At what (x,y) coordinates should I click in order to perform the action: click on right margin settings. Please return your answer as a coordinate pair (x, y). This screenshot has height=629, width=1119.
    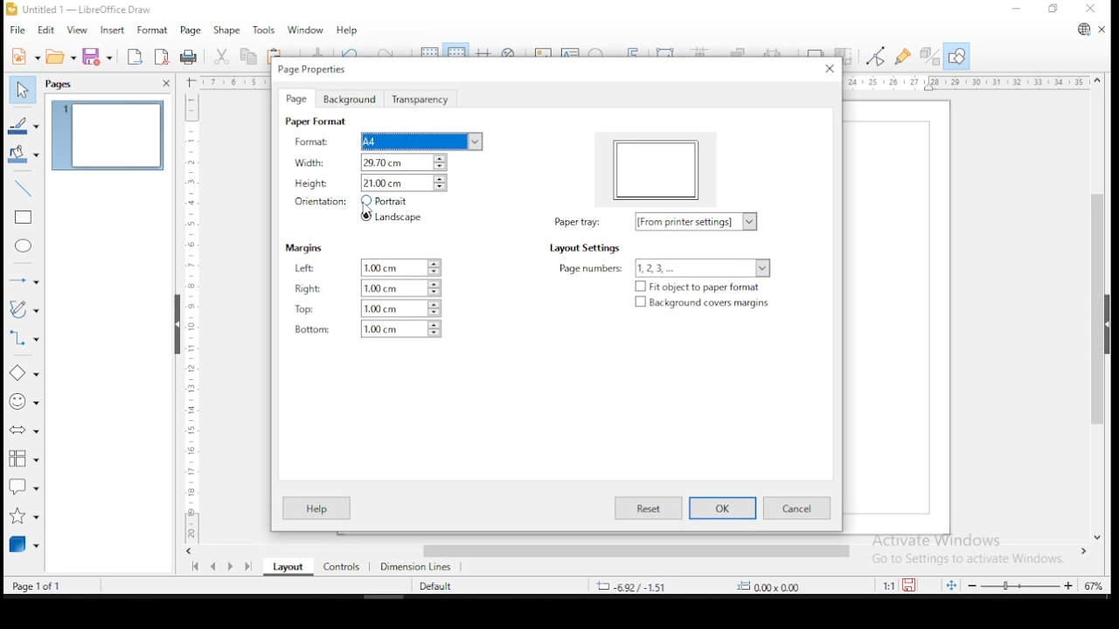
    Looking at the image, I should click on (368, 288).